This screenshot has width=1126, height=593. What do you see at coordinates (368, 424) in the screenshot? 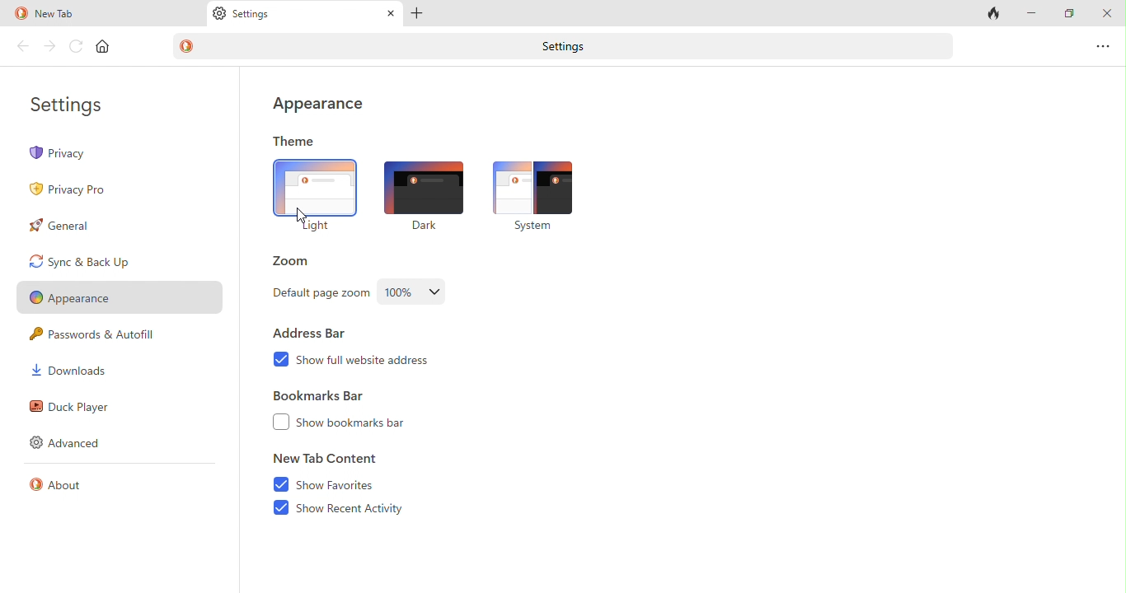
I see `show bookmark` at bounding box center [368, 424].